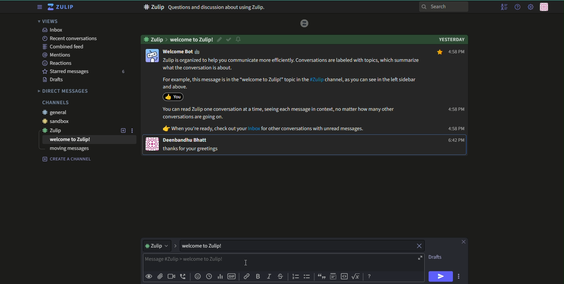 The width and height of the screenshot is (564, 284). I want to click on 4:58 PM, so click(456, 109).